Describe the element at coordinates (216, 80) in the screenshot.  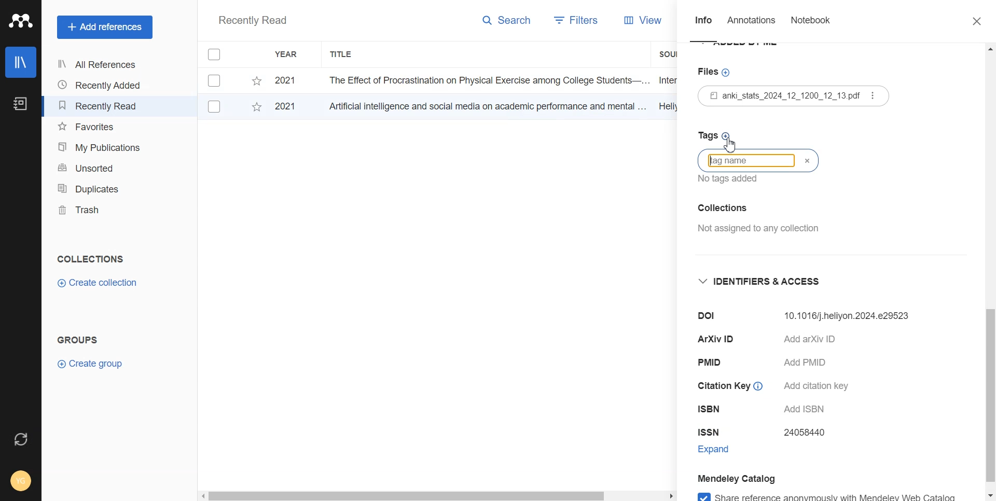
I see `Checkbox` at that location.